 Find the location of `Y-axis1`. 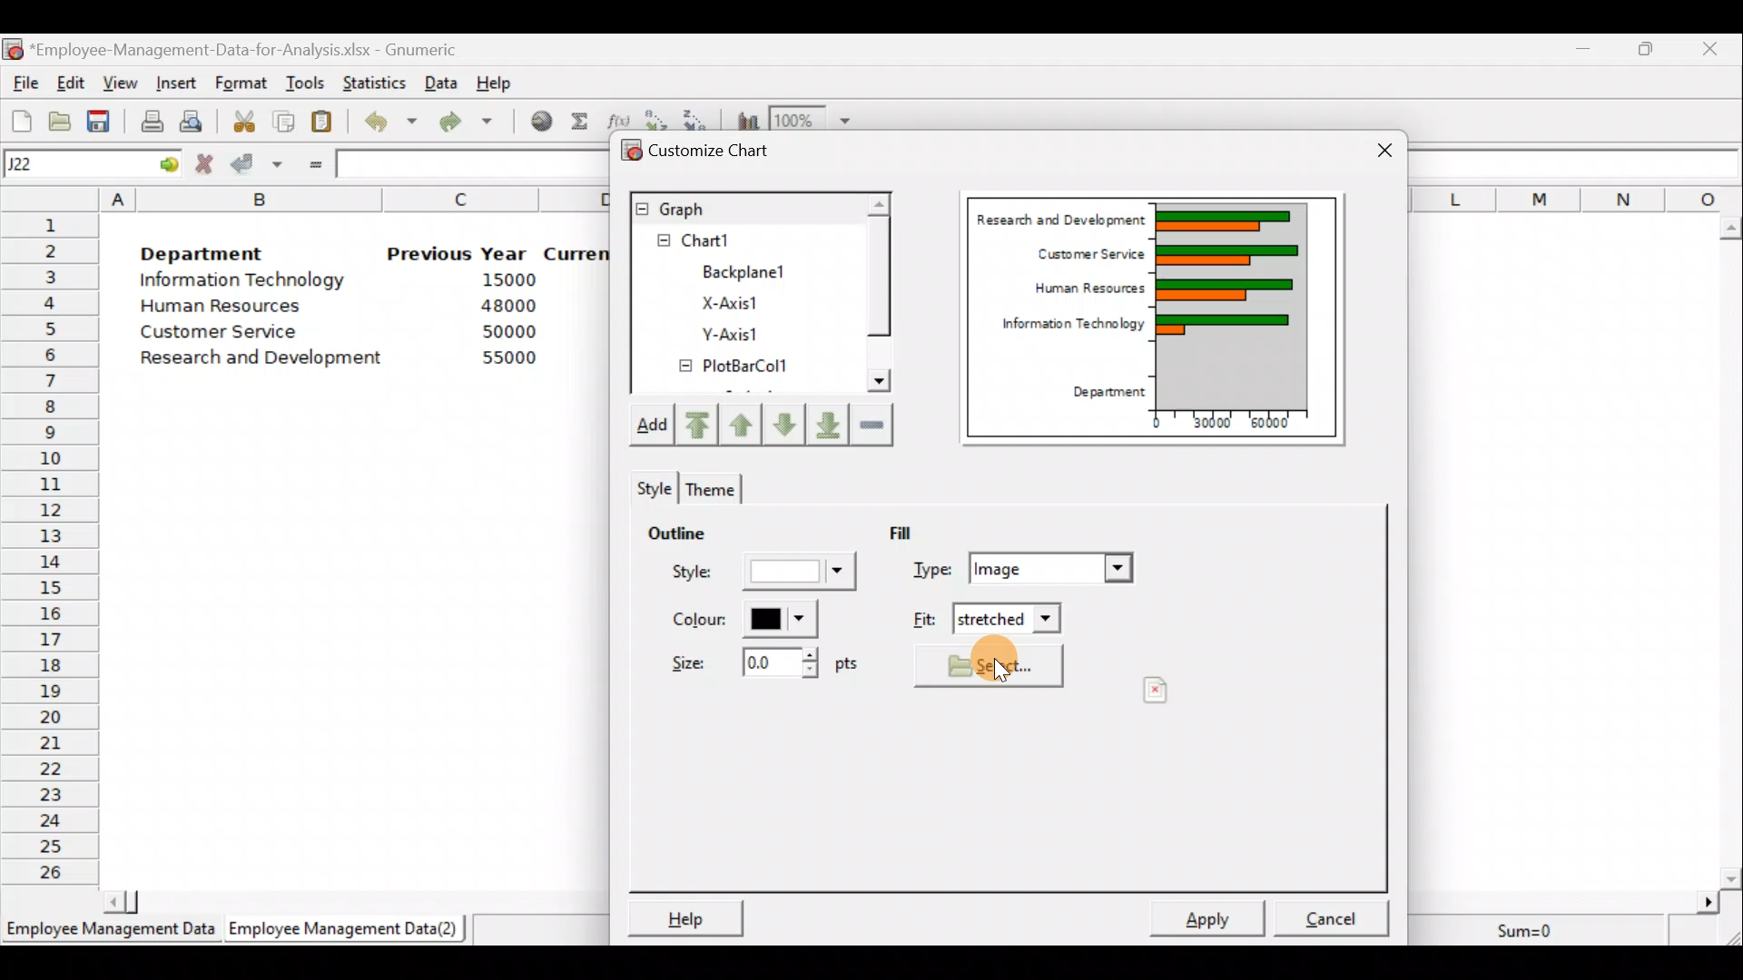

Y-axis1 is located at coordinates (728, 337).